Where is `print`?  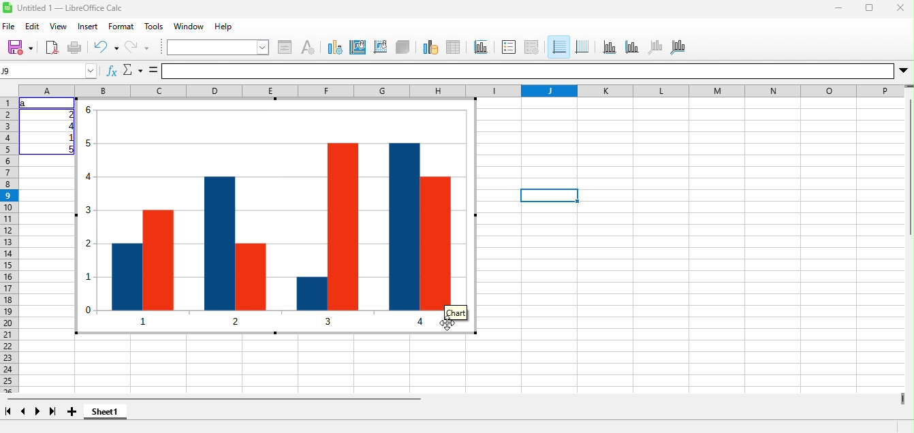 print is located at coordinates (75, 48).